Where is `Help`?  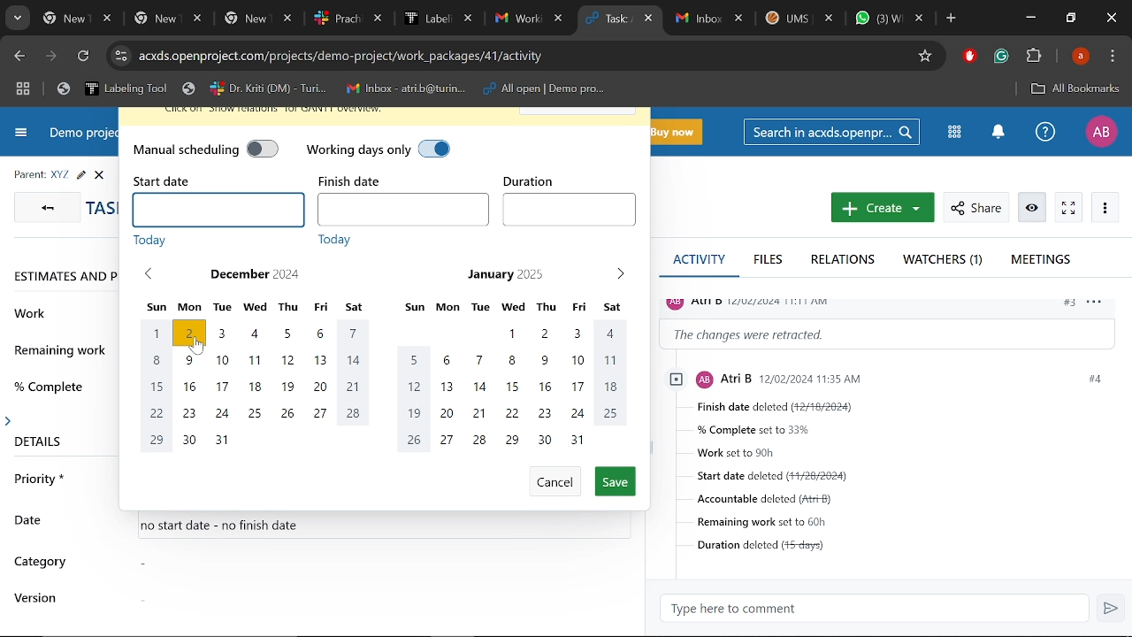 Help is located at coordinates (1043, 132).